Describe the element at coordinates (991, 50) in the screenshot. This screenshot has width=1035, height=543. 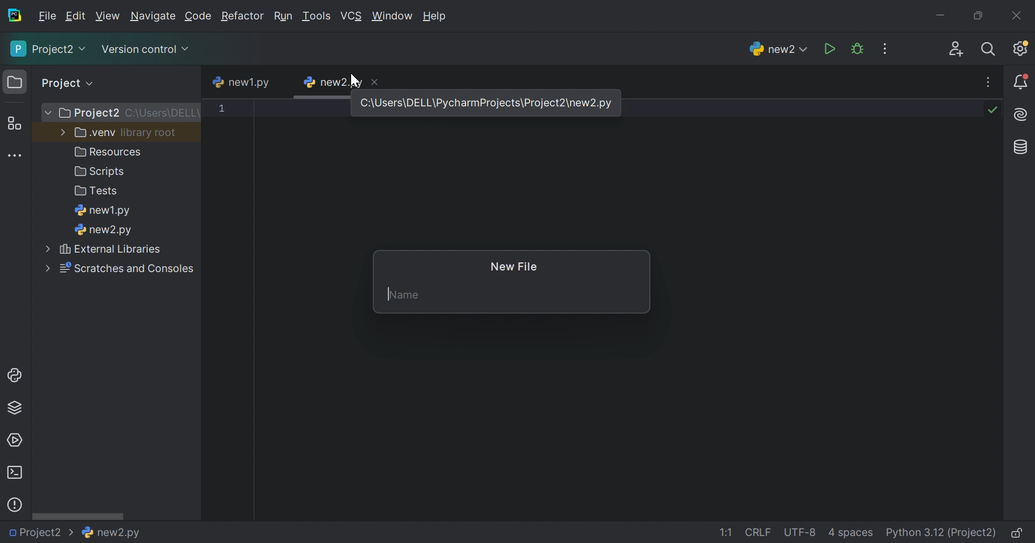
I see `Search everywhere` at that location.